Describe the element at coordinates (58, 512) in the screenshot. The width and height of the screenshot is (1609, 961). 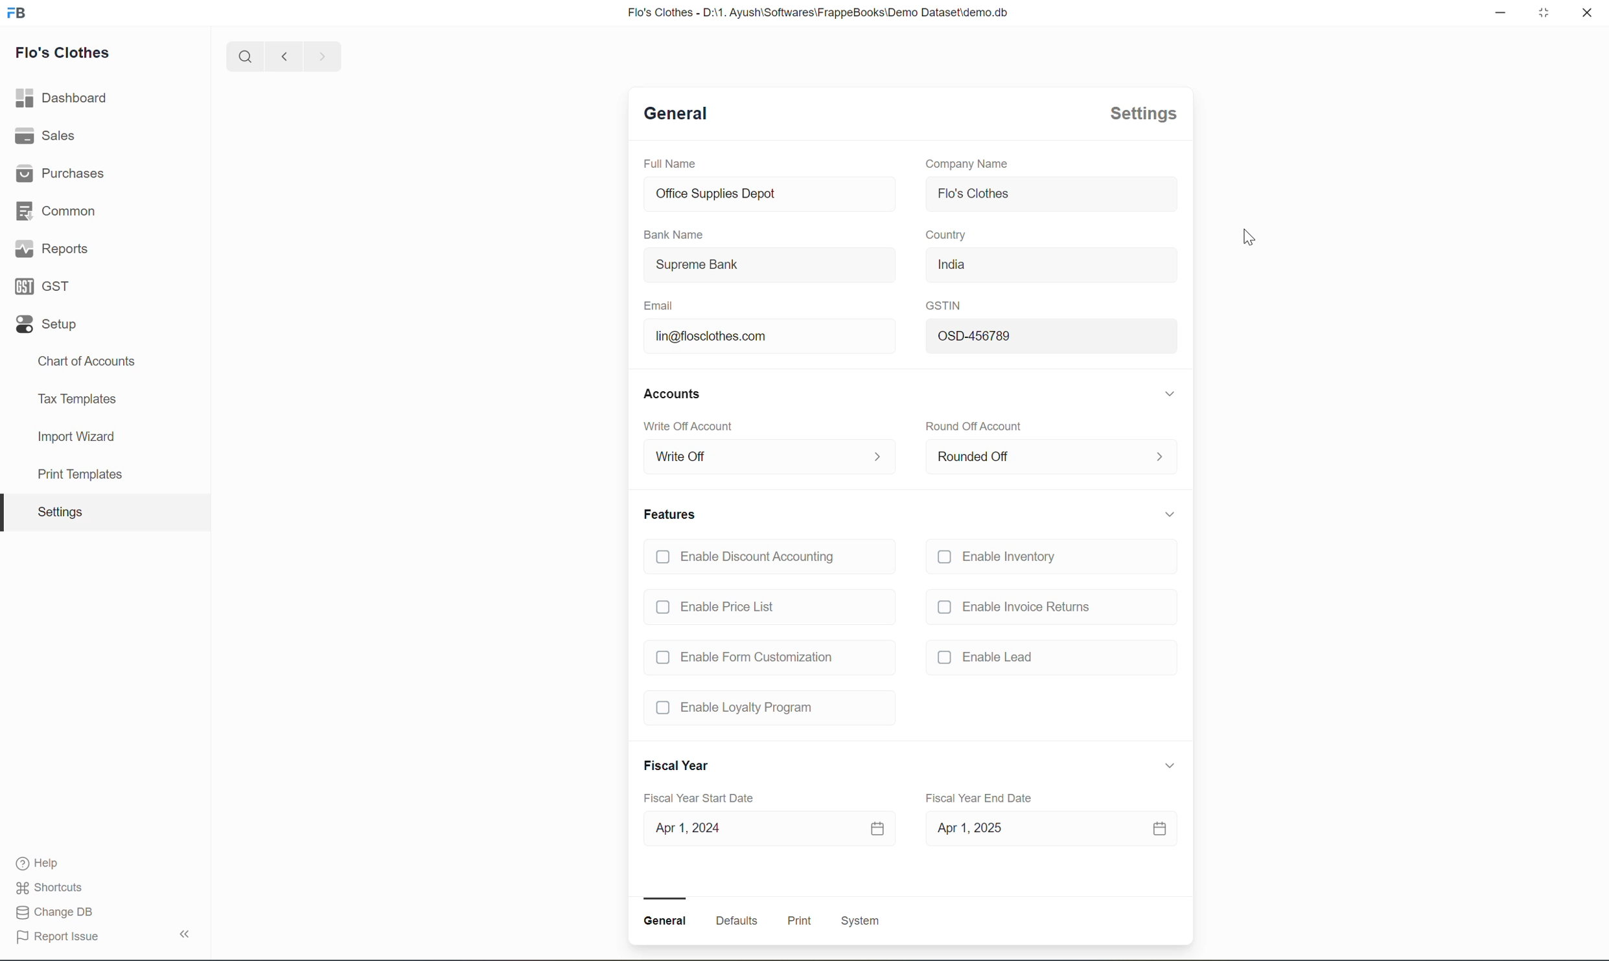
I see `Settings` at that location.